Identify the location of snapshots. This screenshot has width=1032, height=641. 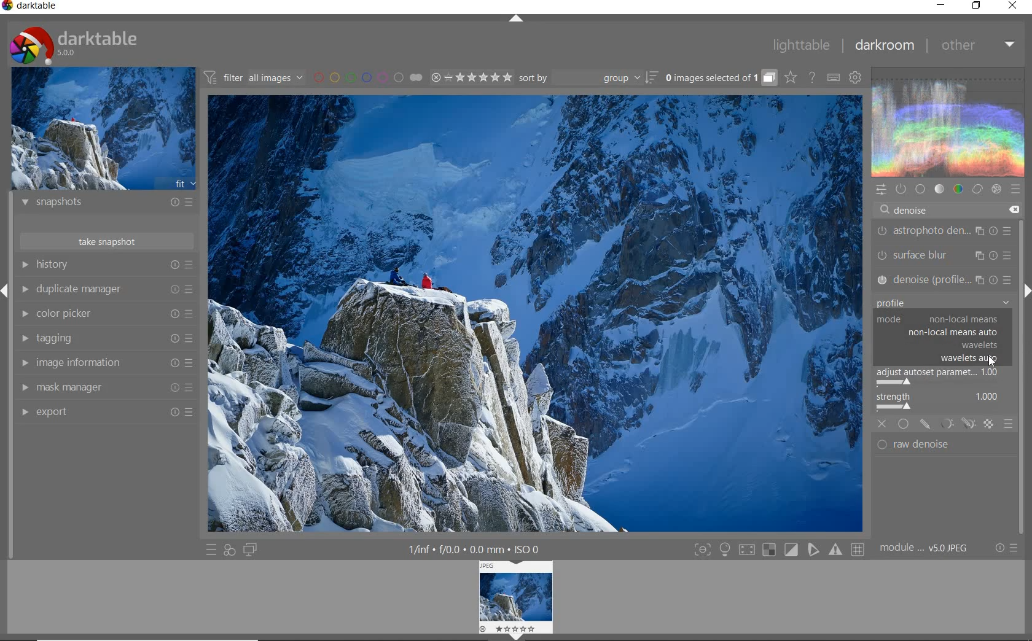
(107, 204).